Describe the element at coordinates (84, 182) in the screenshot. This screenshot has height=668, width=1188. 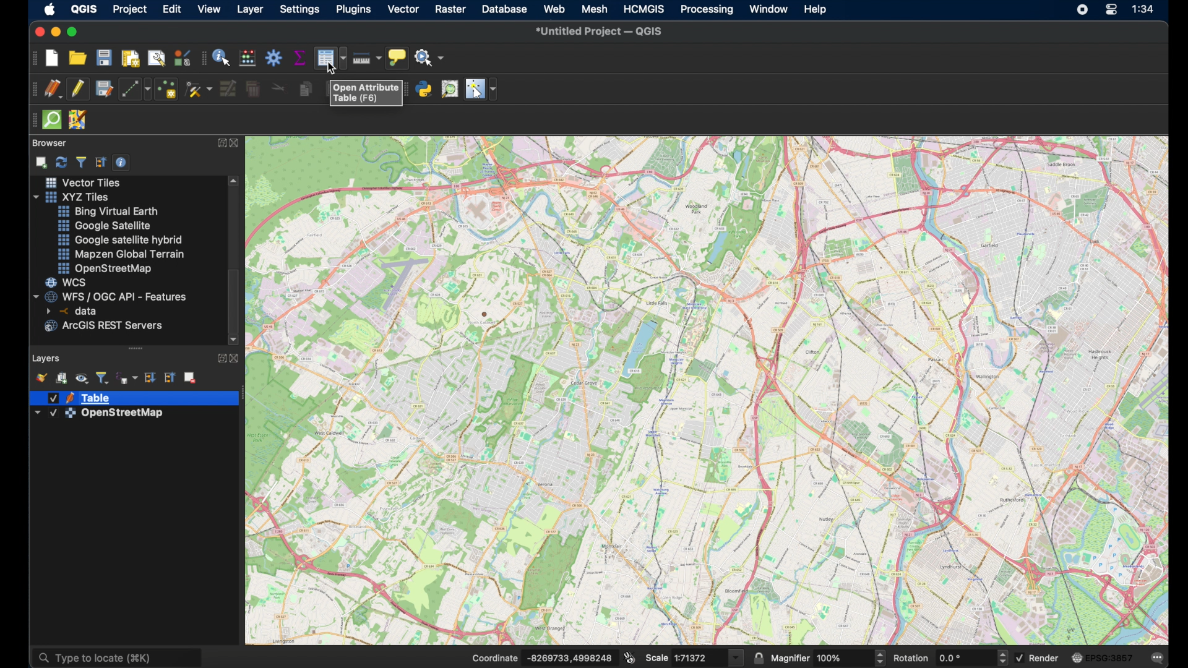
I see `vector tiles` at that location.